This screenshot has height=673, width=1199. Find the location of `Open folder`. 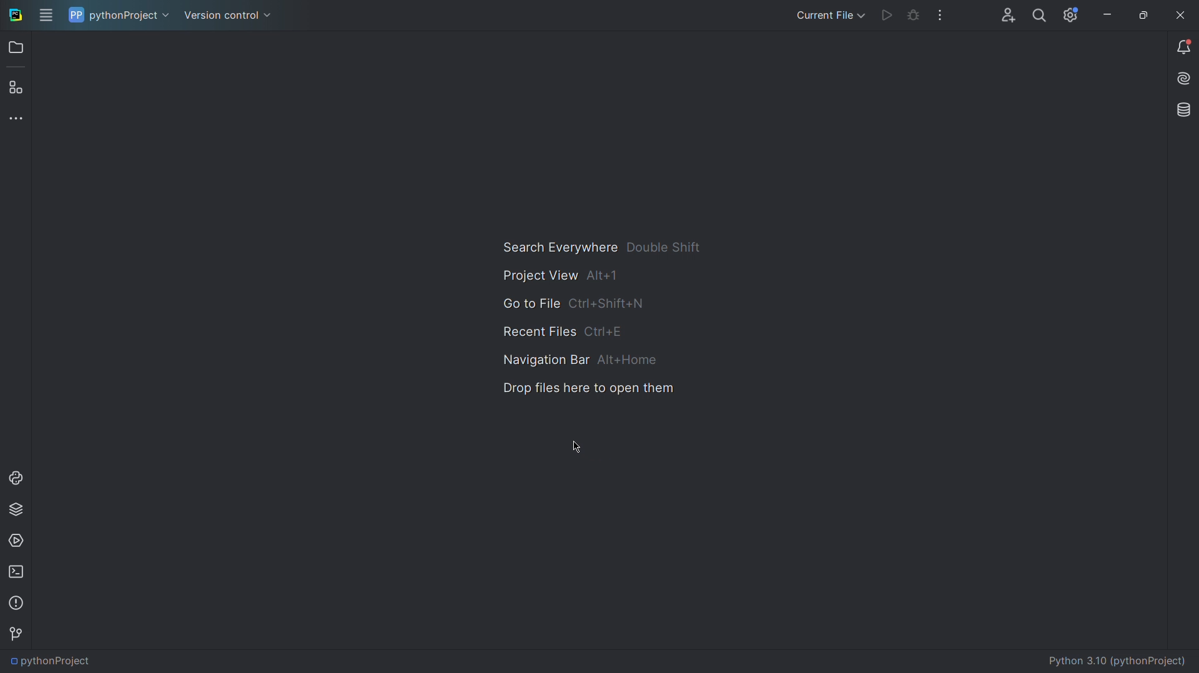

Open folder is located at coordinates (19, 50).